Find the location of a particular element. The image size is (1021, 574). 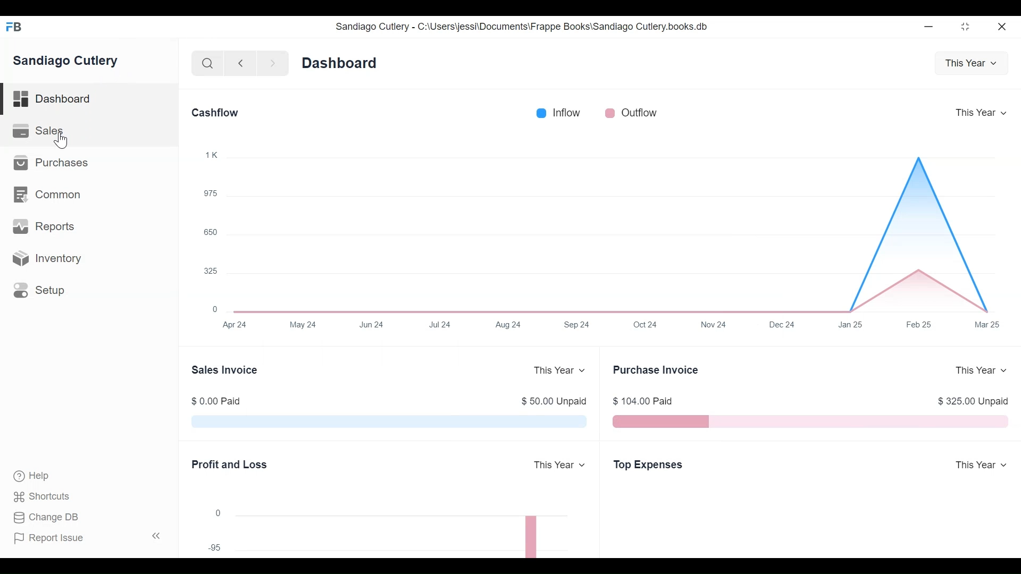

Profit and Loss is located at coordinates (230, 465).